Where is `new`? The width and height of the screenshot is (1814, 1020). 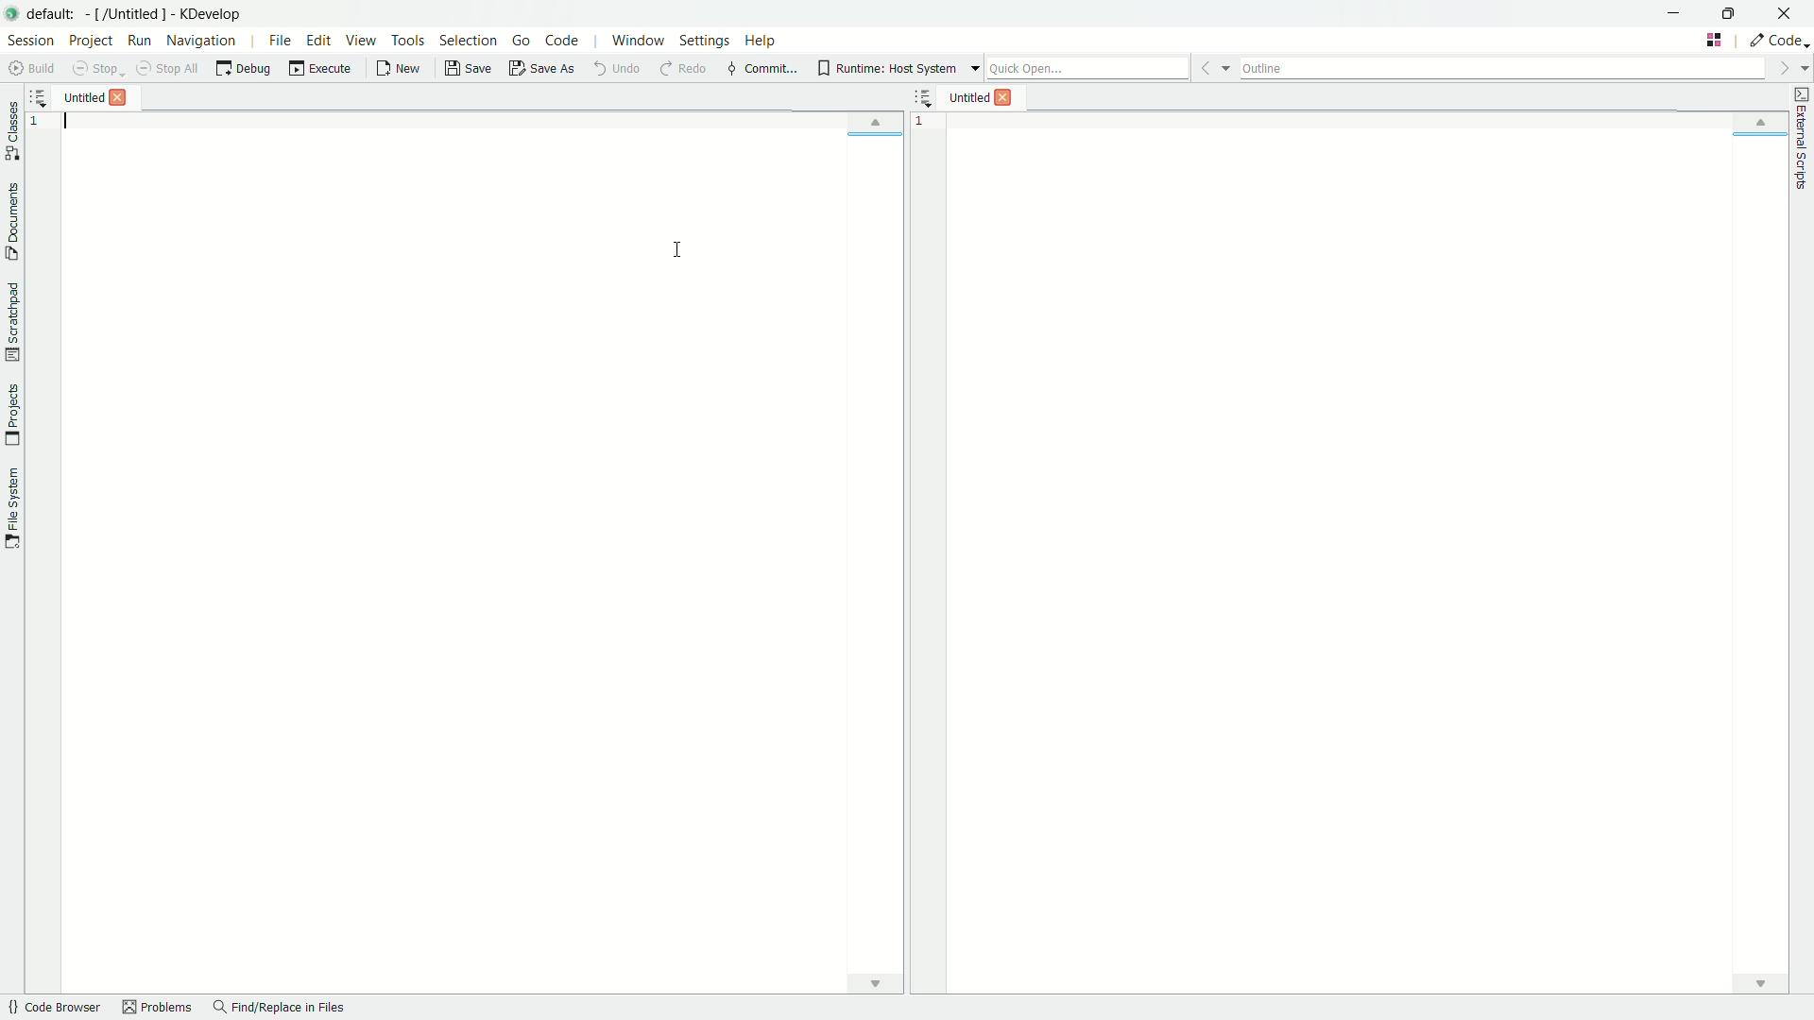
new is located at coordinates (398, 69).